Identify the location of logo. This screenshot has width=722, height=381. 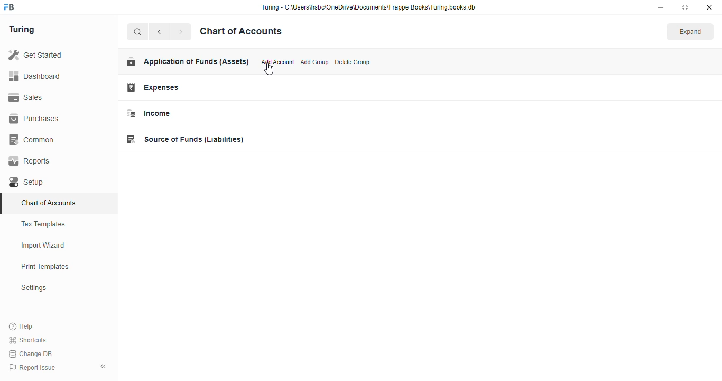
(10, 7).